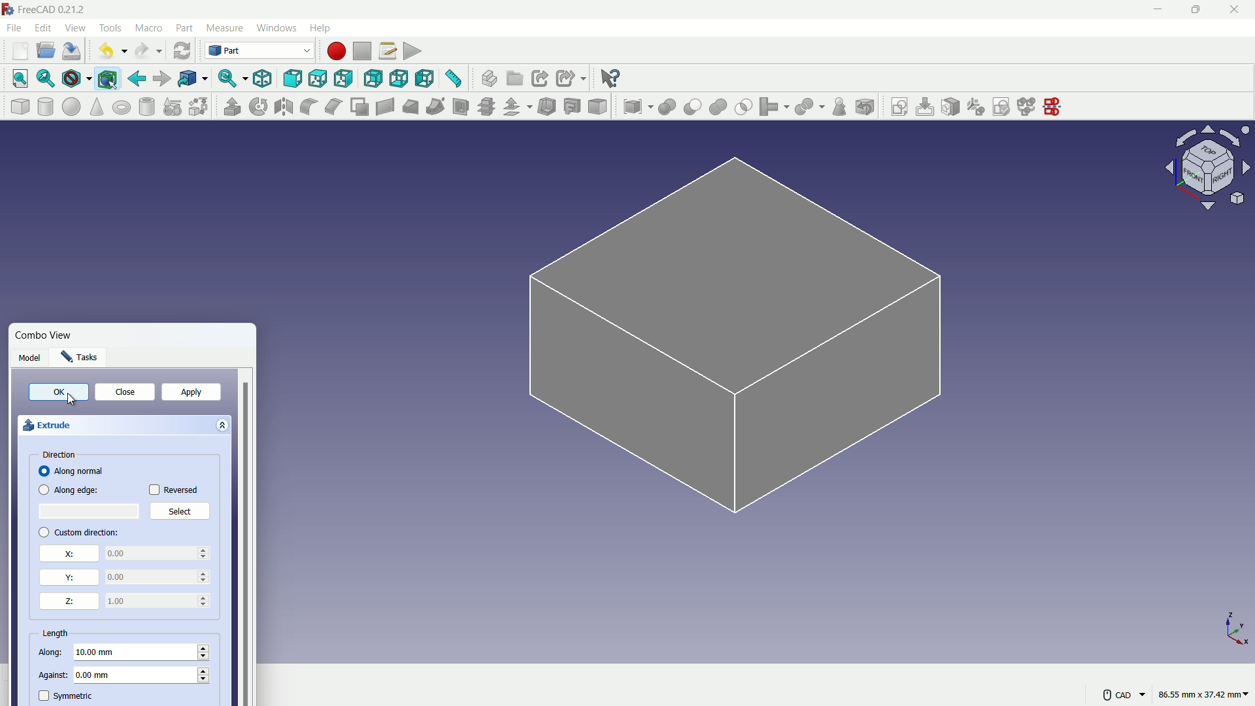  I want to click on top view, so click(317, 78).